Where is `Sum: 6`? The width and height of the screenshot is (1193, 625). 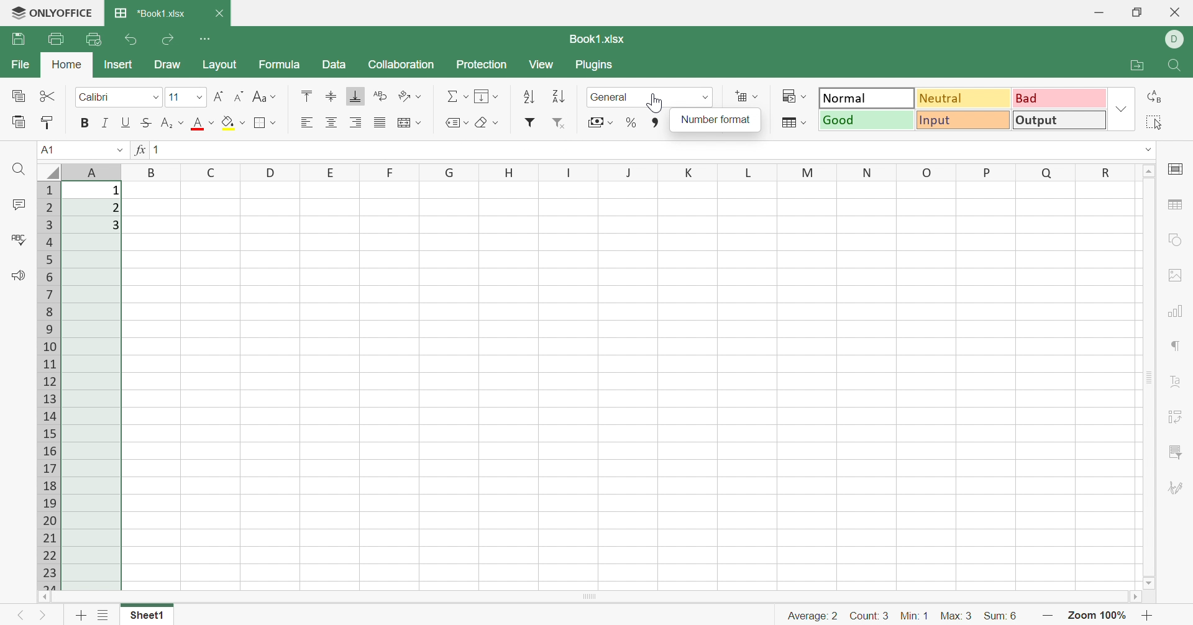 Sum: 6 is located at coordinates (1002, 618).